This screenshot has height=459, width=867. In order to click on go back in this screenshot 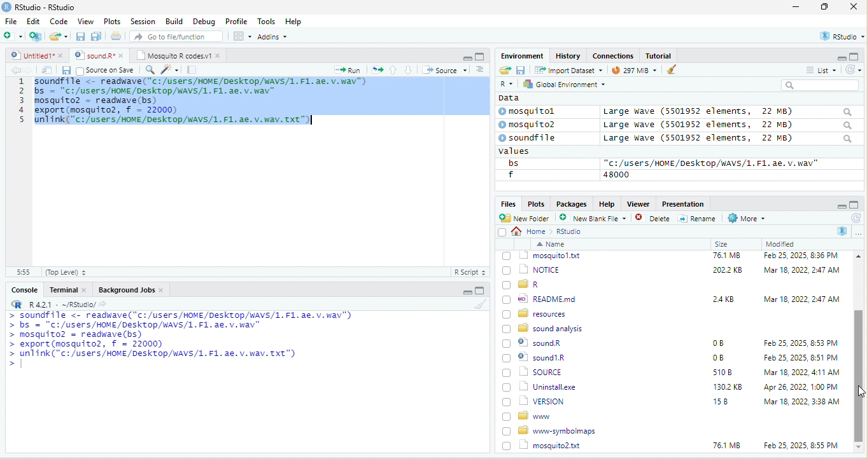, I will do `click(533, 257)`.